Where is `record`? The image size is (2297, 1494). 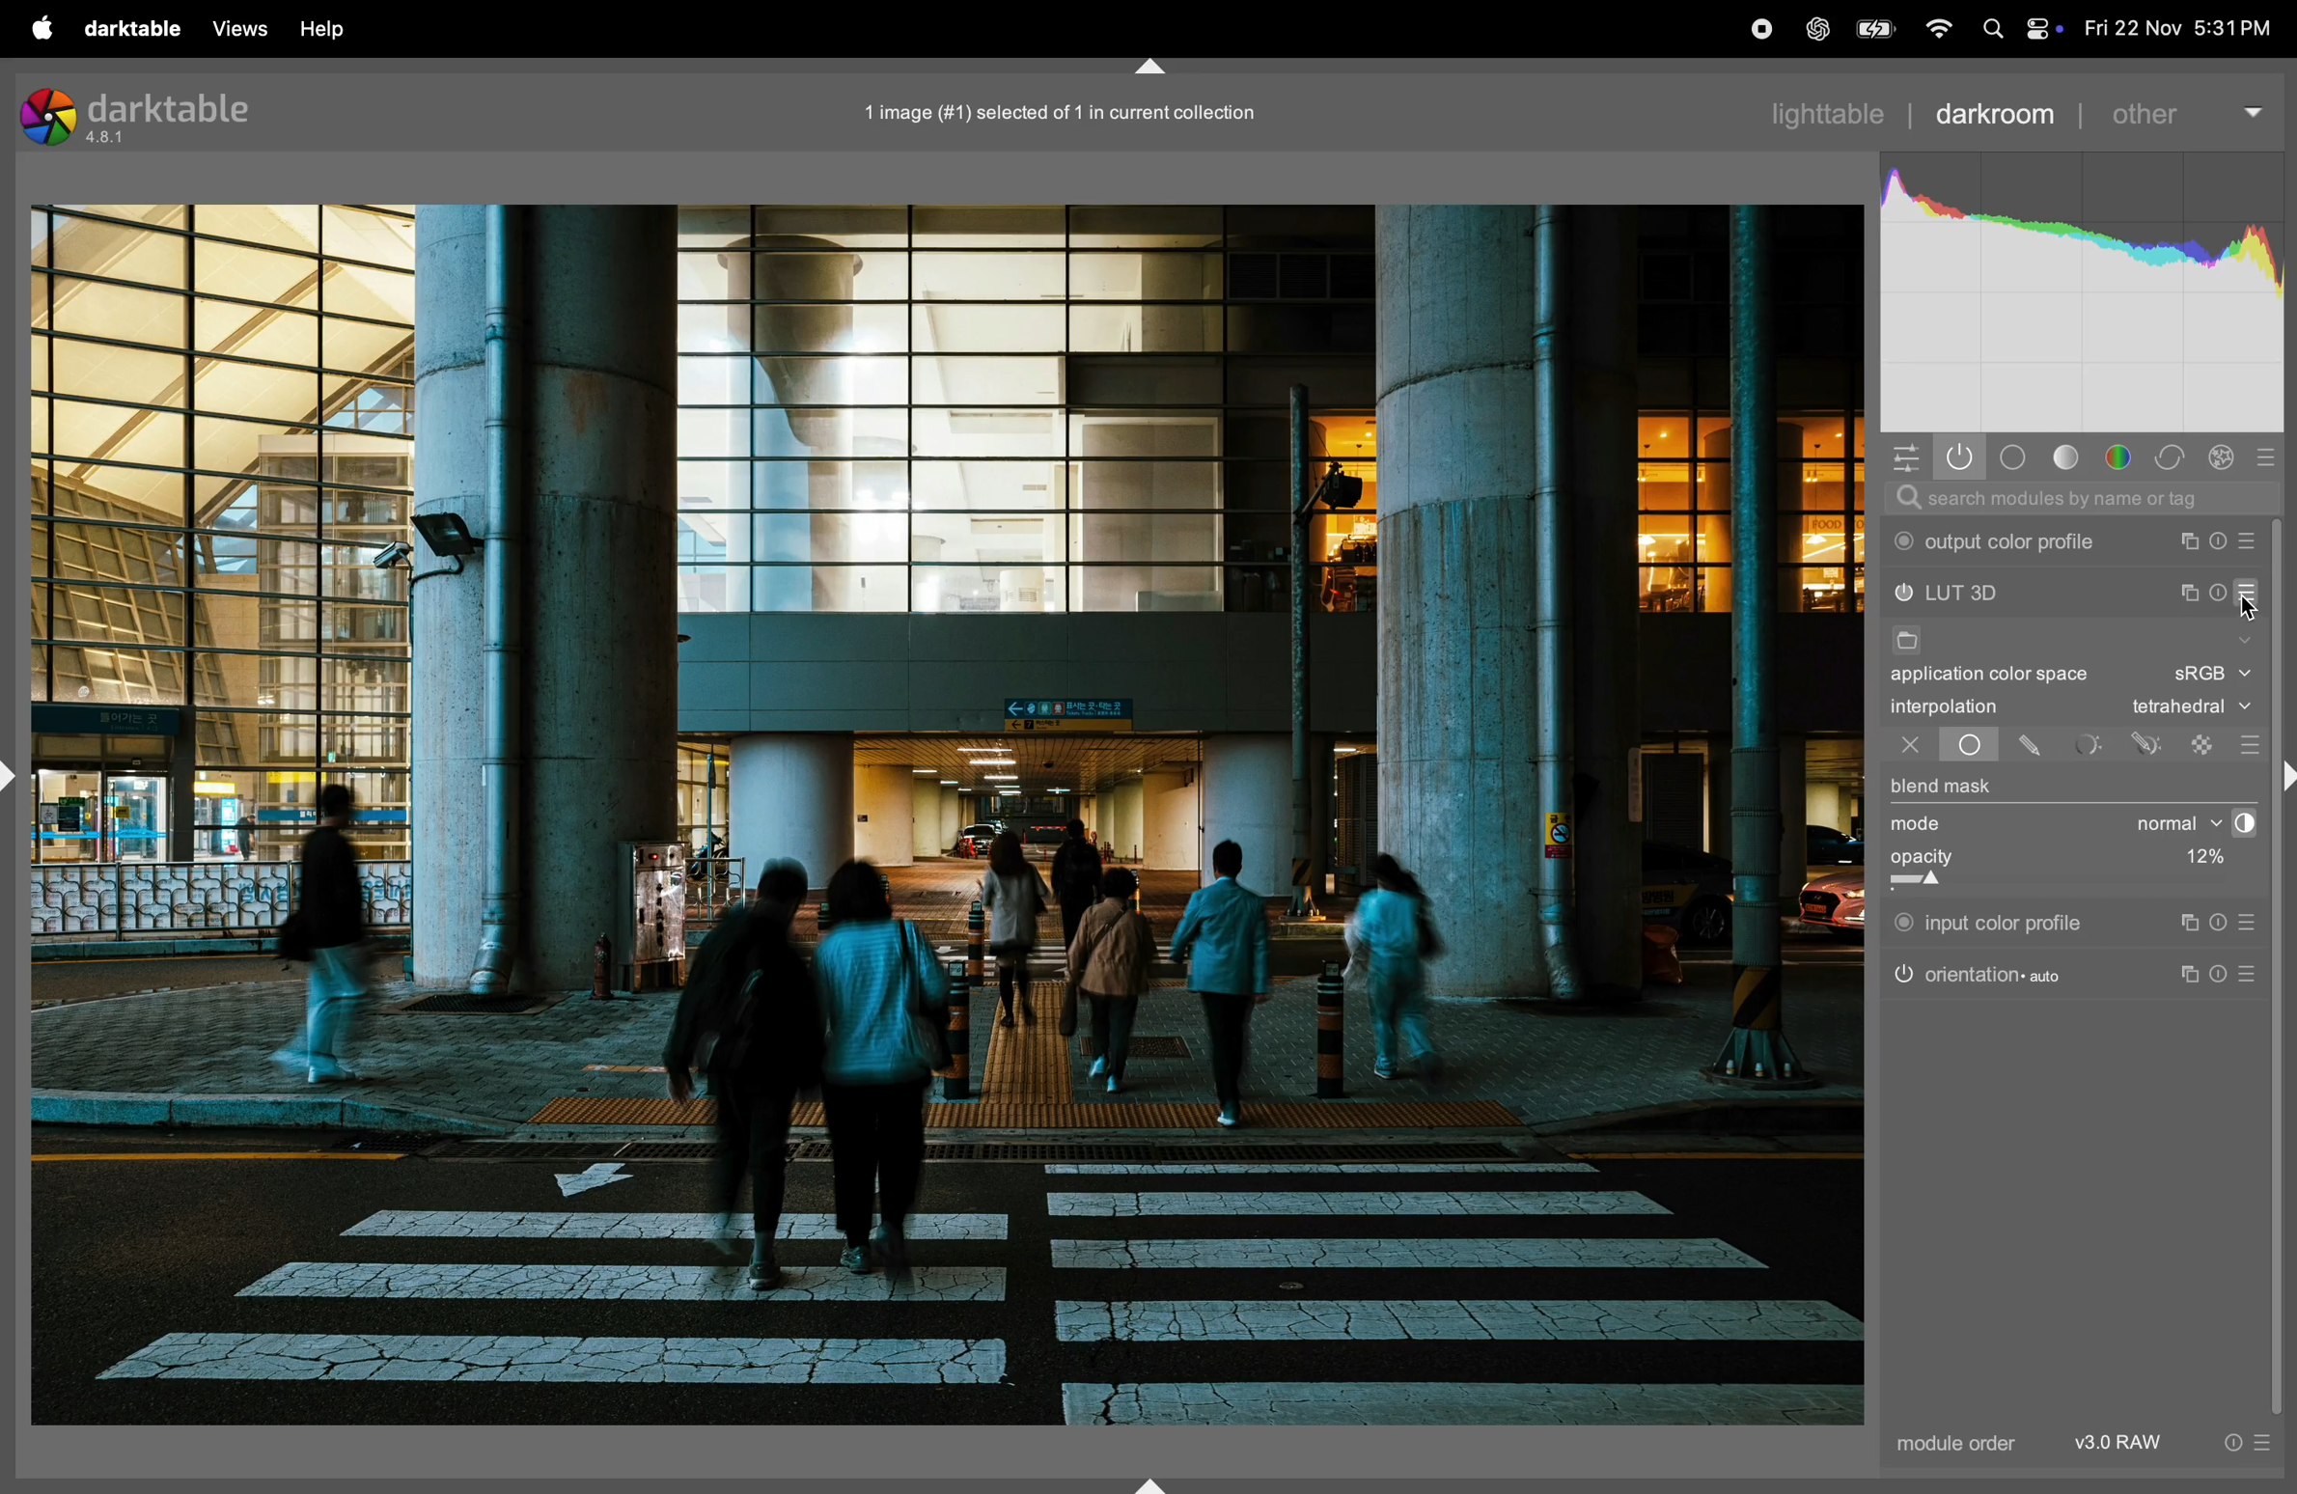 record is located at coordinates (1755, 30).